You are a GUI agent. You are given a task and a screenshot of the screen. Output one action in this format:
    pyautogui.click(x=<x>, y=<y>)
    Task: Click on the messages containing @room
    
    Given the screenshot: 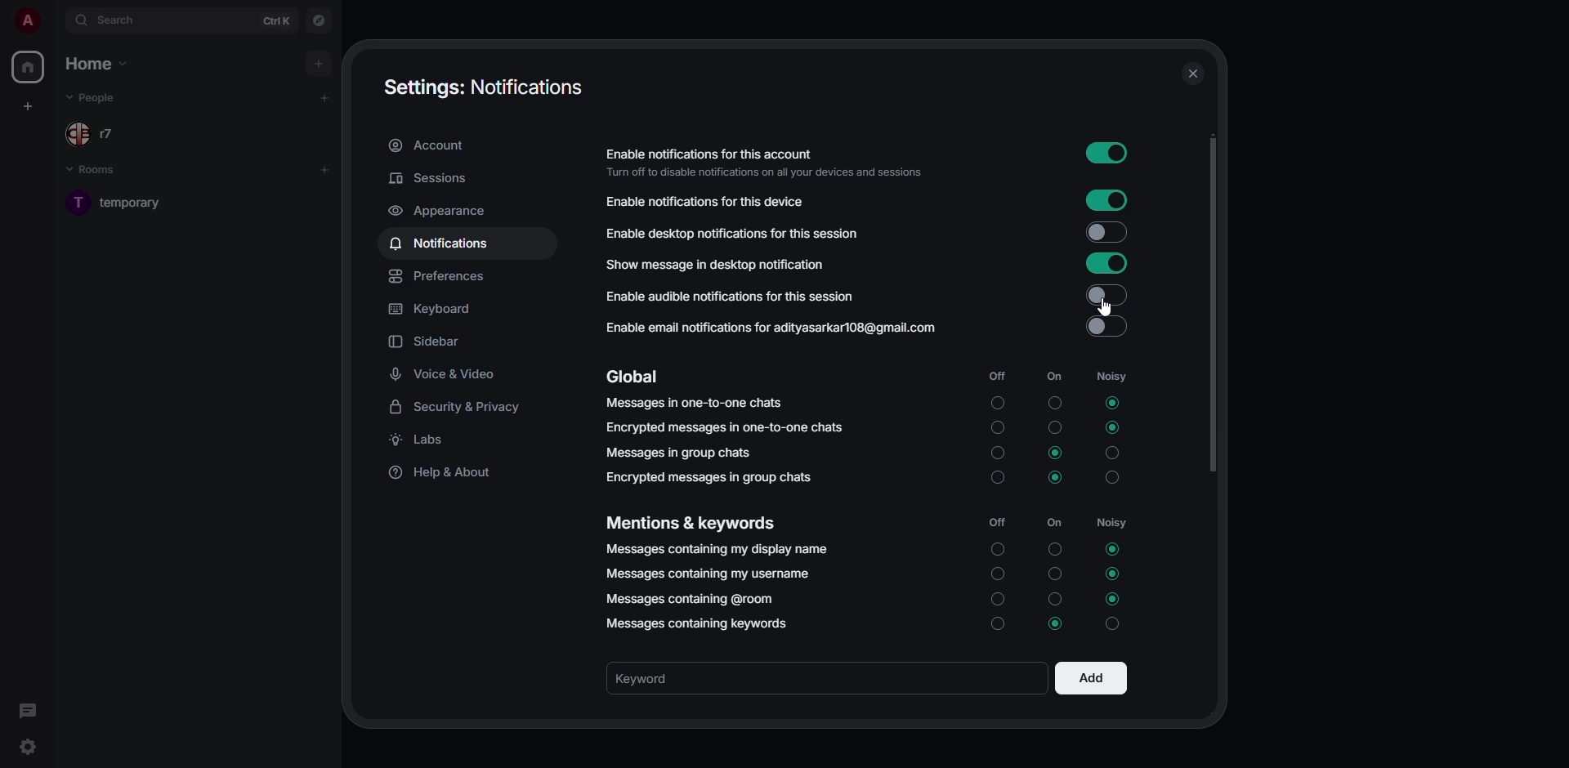 What is the action you would take?
    pyautogui.click(x=690, y=600)
    